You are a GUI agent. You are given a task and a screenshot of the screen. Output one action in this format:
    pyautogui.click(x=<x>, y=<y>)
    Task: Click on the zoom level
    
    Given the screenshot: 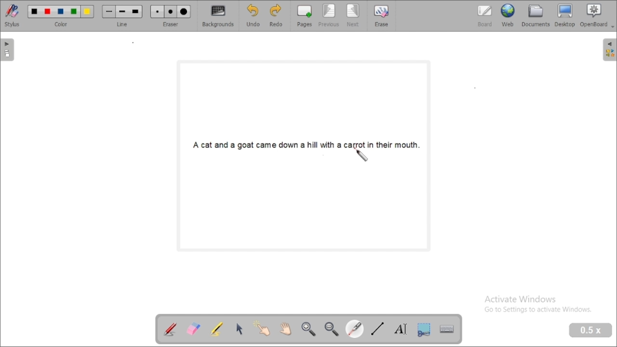 What is the action you would take?
    pyautogui.click(x=591, y=331)
    